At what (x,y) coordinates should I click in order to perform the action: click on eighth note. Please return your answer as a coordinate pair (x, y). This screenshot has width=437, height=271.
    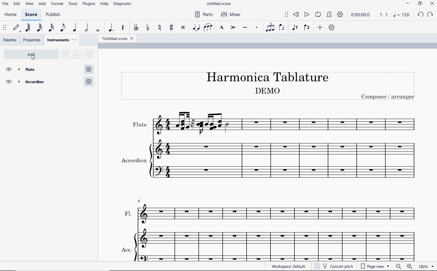
    Looking at the image, I should click on (62, 28).